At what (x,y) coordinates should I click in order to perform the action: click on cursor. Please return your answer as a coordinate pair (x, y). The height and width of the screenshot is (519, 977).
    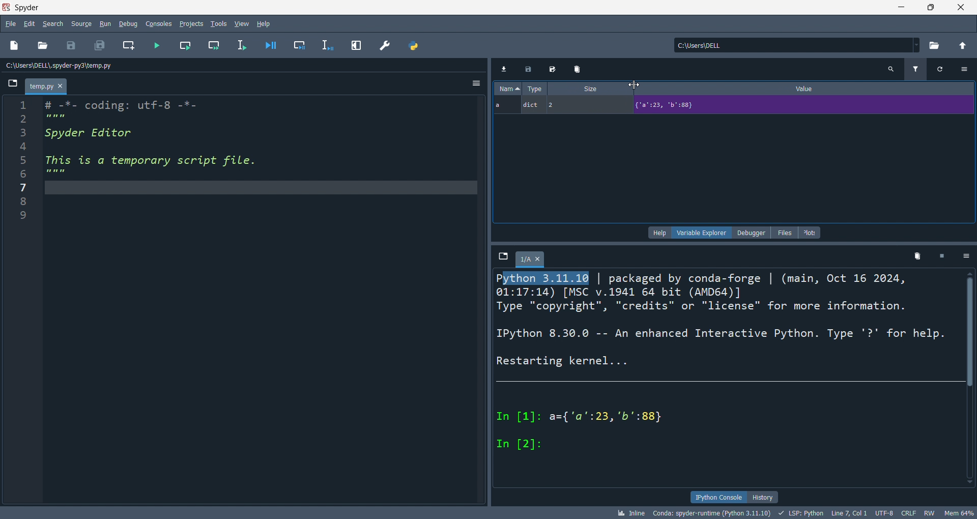
    Looking at the image, I should click on (634, 84).